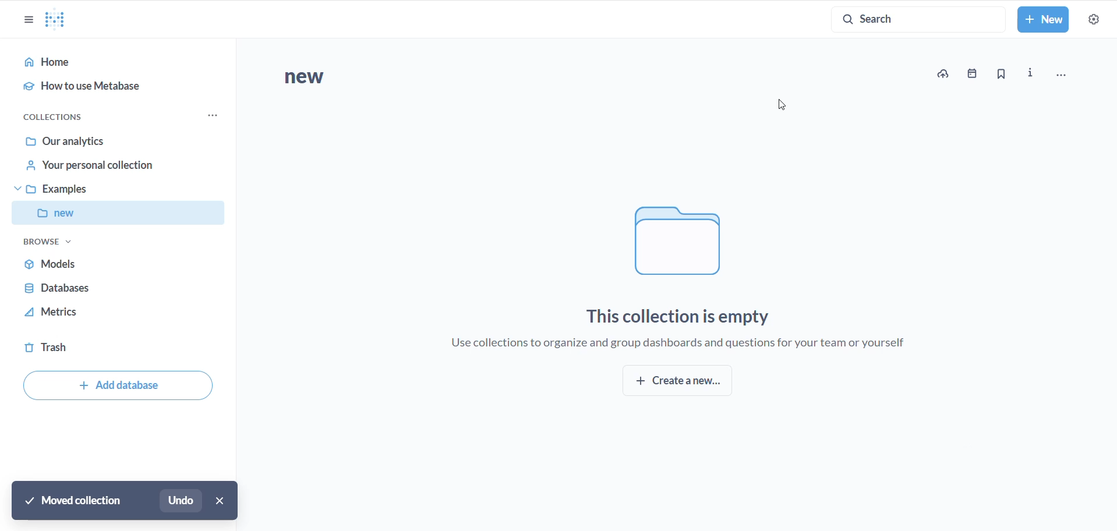 The image size is (1117, 531). I want to click on bookmark, so click(1003, 74).